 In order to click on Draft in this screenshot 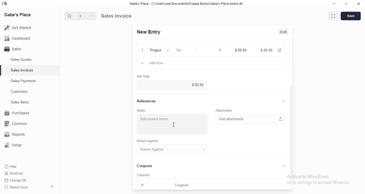, I will do `click(284, 32)`.